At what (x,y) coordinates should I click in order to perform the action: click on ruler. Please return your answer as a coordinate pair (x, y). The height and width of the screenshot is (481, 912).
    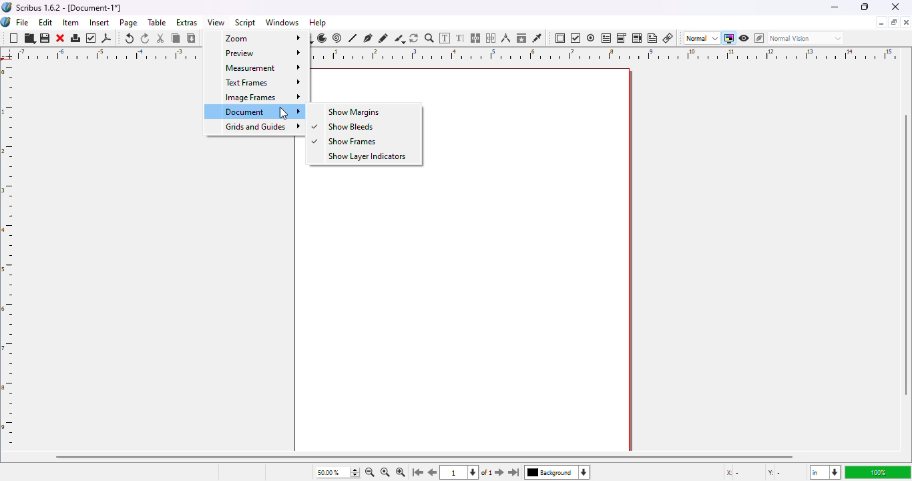
    Looking at the image, I should click on (10, 255).